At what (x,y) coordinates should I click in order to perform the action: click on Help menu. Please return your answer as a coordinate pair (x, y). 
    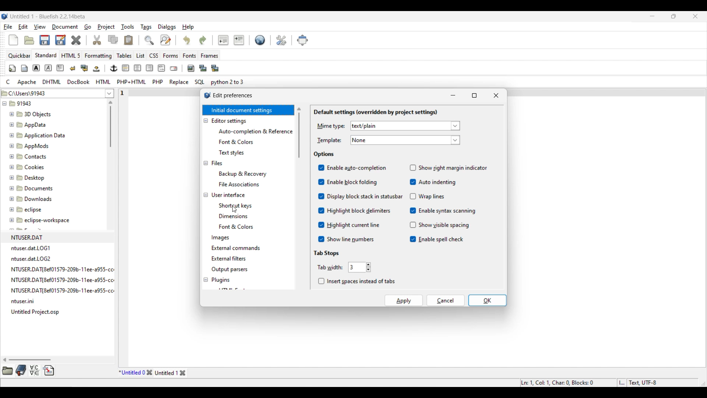
    Looking at the image, I should click on (188, 27).